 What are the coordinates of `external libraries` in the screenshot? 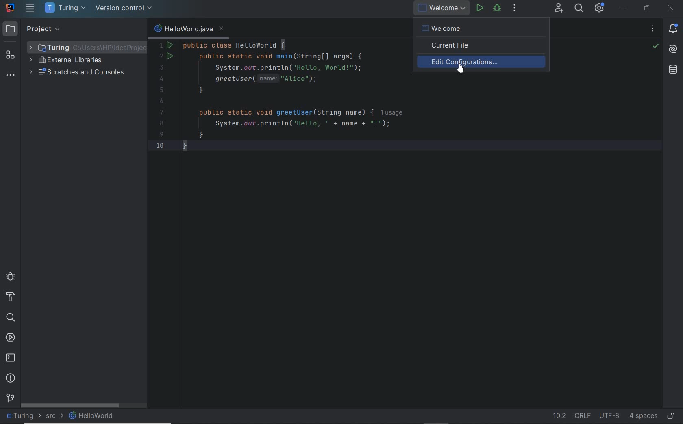 It's located at (65, 61).